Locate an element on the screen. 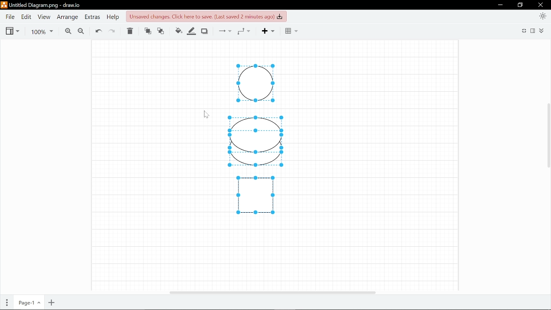  Diagram is located at coordinates (255, 161).